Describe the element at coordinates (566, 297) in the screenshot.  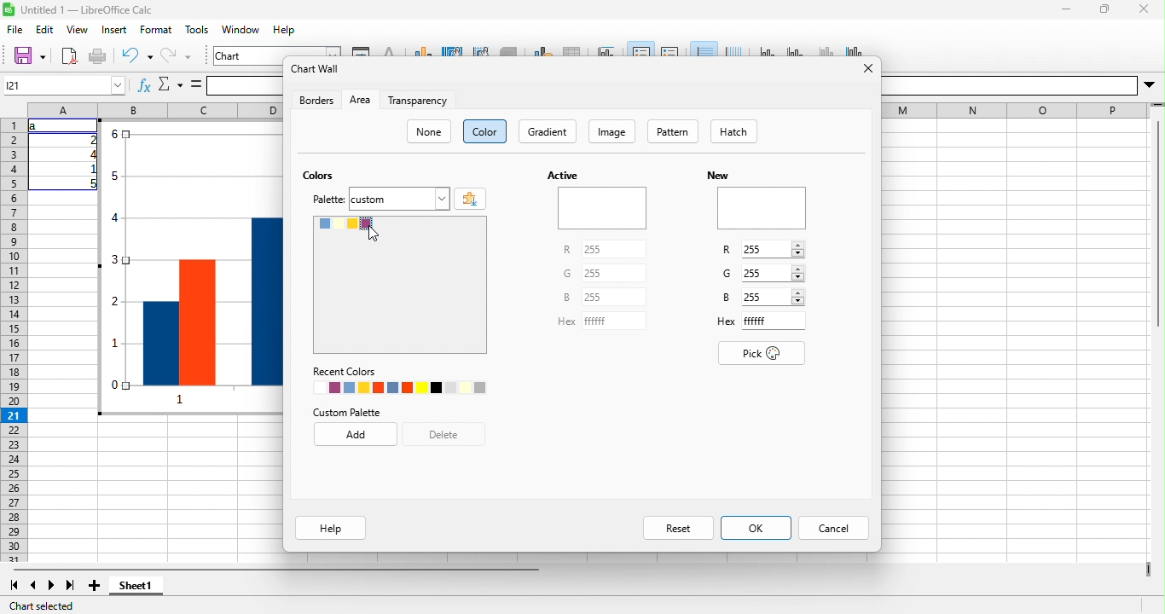
I see `B` at that location.